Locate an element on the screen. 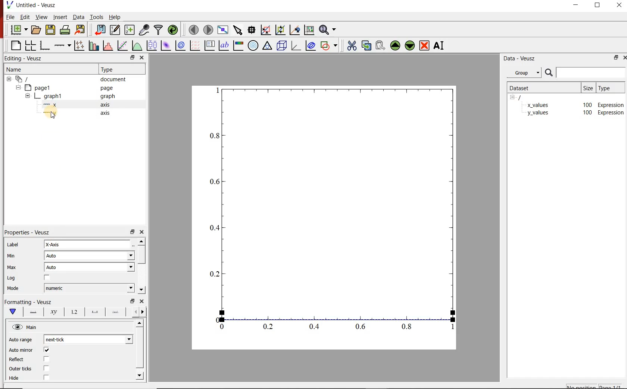 Image resolution: width=627 pixels, height=389 pixels. bar graph is located at coordinates (45, 46).